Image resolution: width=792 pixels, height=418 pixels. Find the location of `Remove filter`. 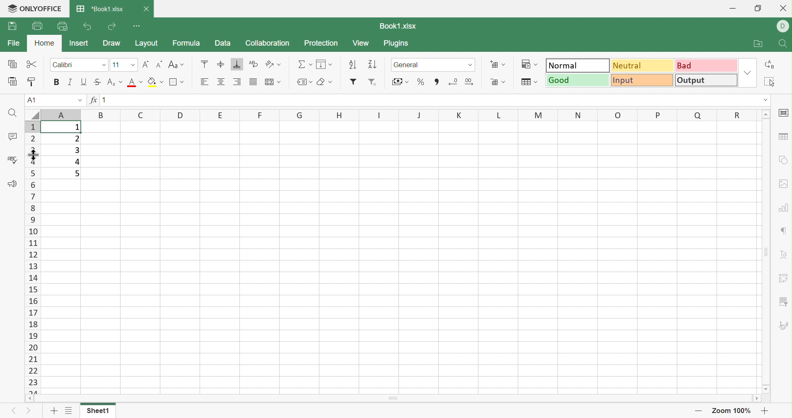

Remove filter is located at coordinates (373, 82).